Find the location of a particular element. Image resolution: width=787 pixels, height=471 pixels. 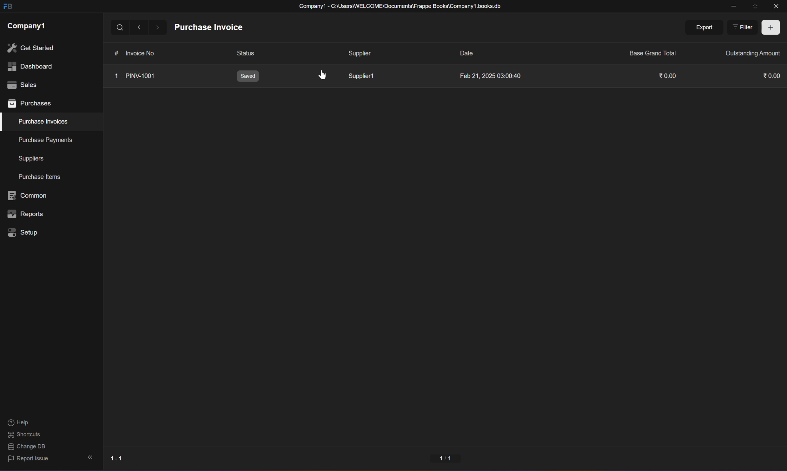

shortcuts is located at coordinates (24, 435).